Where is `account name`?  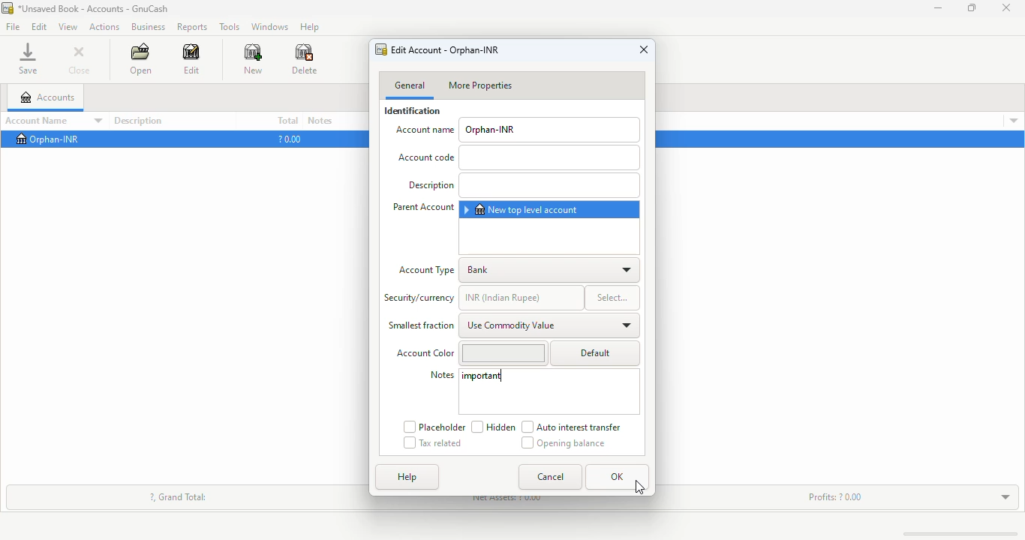
account name is located at coordinates (424, 131).